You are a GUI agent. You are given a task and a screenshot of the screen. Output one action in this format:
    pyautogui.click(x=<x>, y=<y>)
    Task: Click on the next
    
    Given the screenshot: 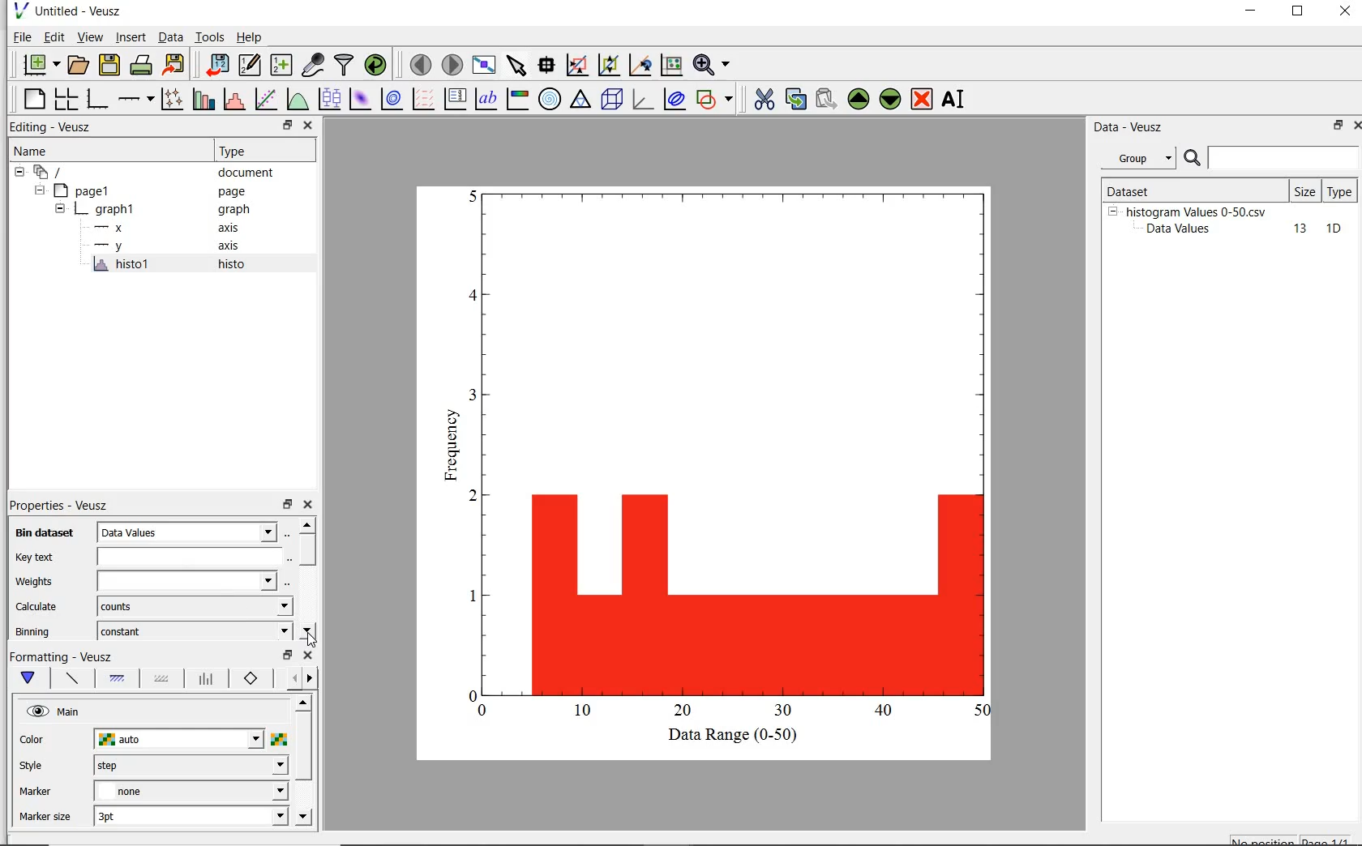 What is the action you would take?
    pyautogui.click(x=310, y=680)
    